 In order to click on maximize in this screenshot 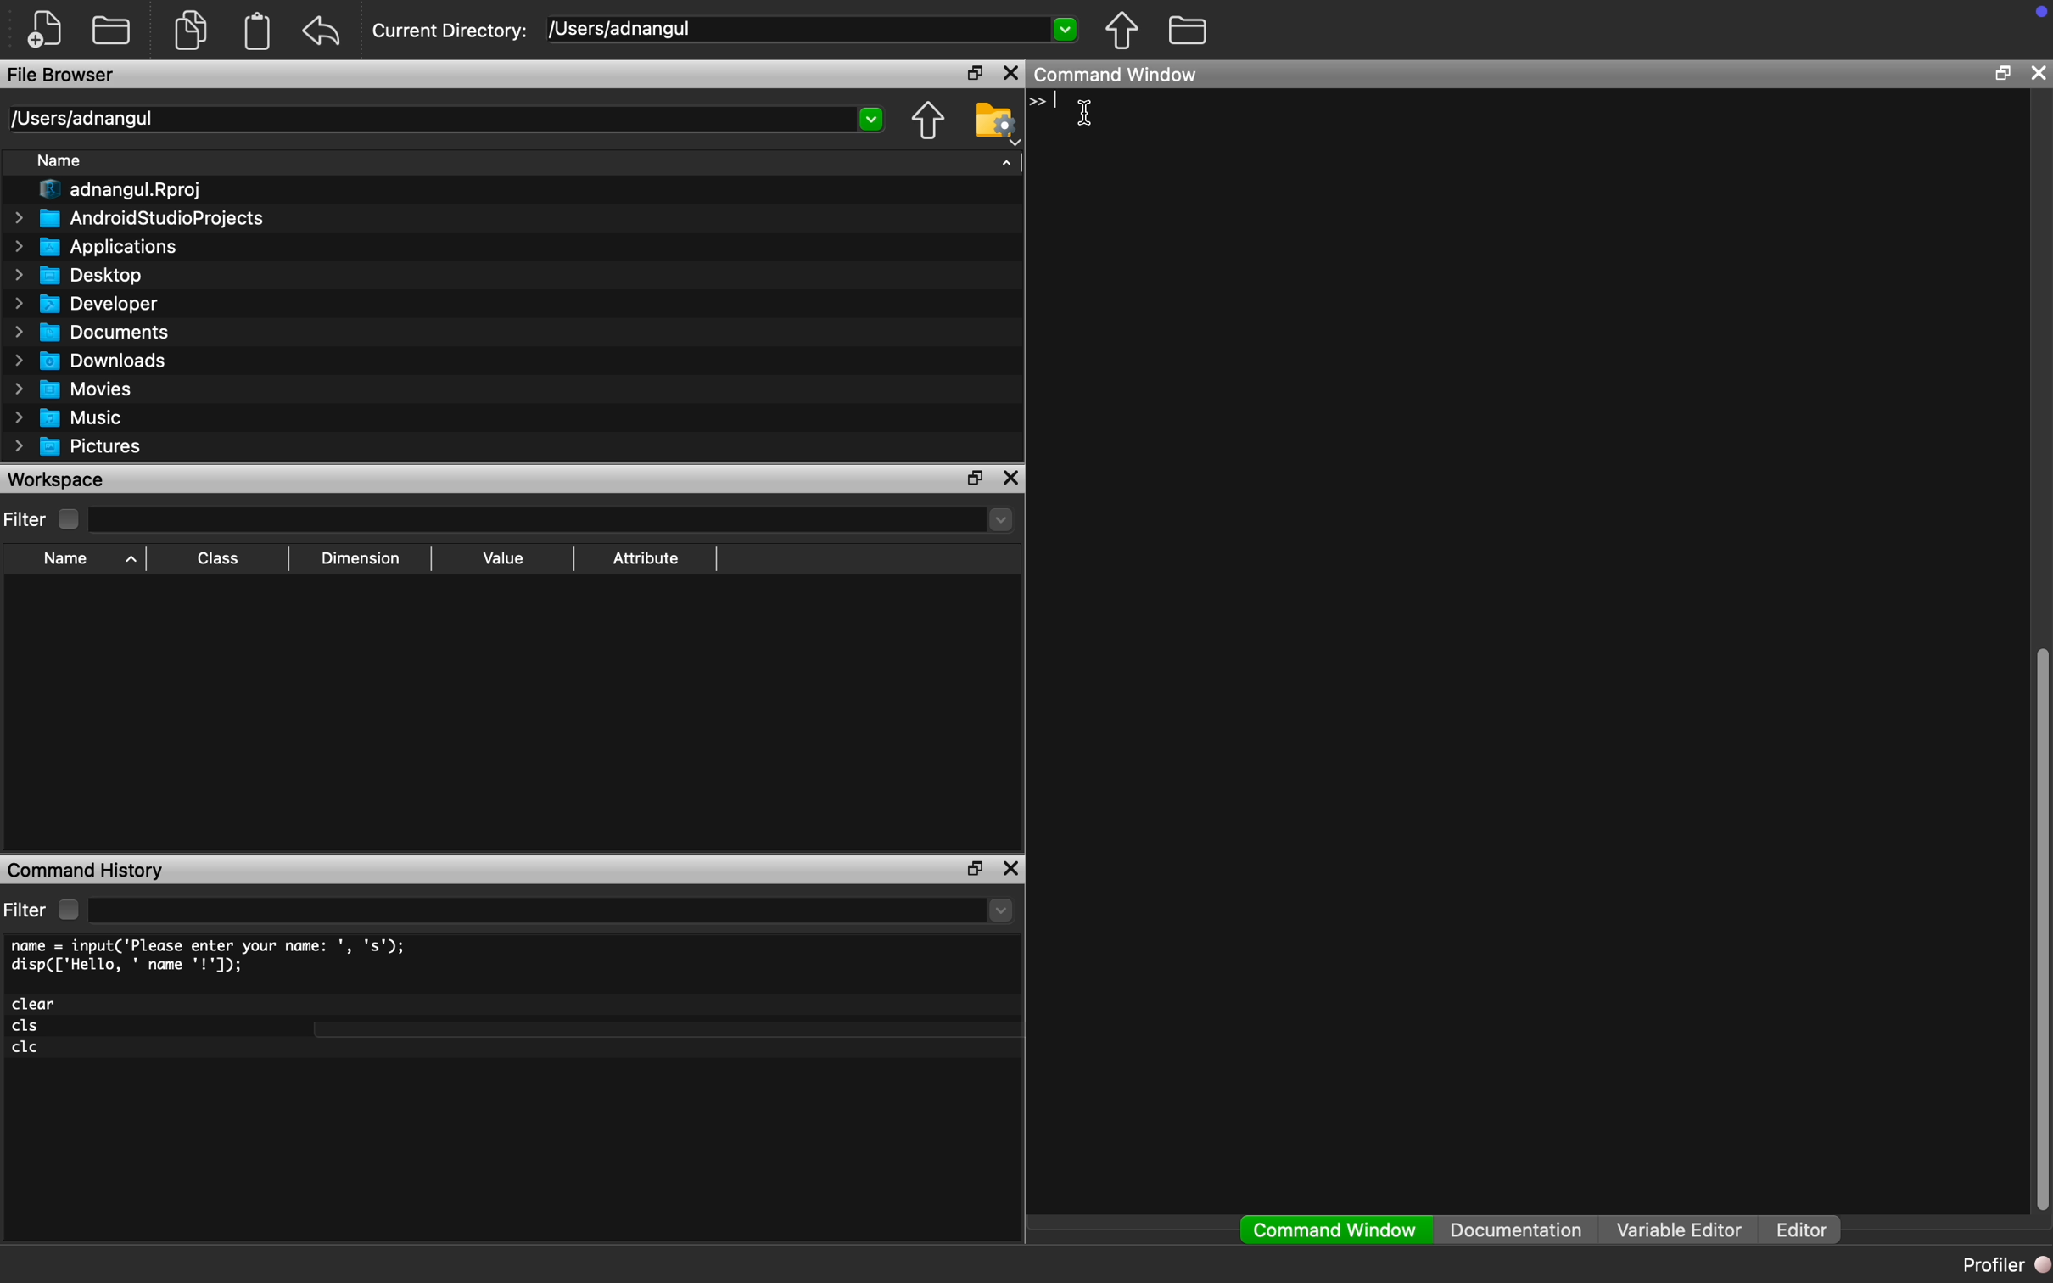, I will do `click(975, 477)`.